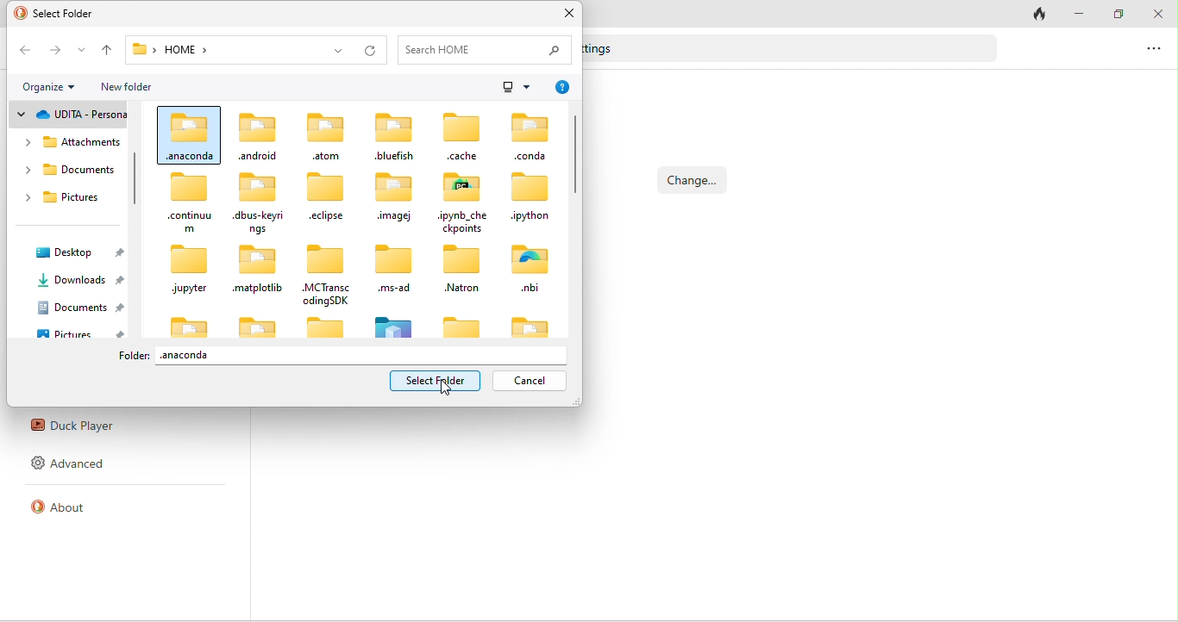 Image resolution: width=1178 pixels, height=622 pixels. What do you see at coordinates (458, 136) in the screenshot?
I see `.cache` at bounding box center [458, 136].